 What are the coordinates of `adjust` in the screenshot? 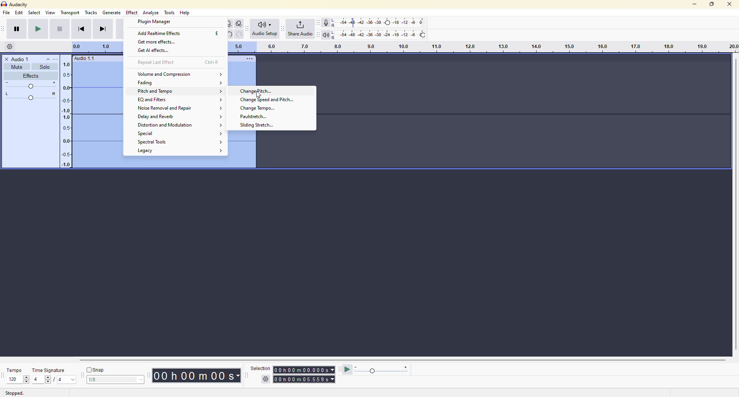 It's located at (31, 85).